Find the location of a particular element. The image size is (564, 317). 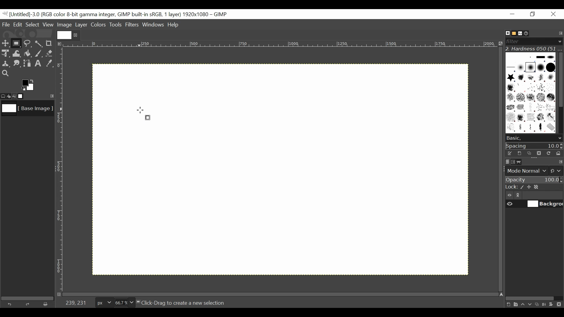

Filter bar is located at coordinates (533, 41).